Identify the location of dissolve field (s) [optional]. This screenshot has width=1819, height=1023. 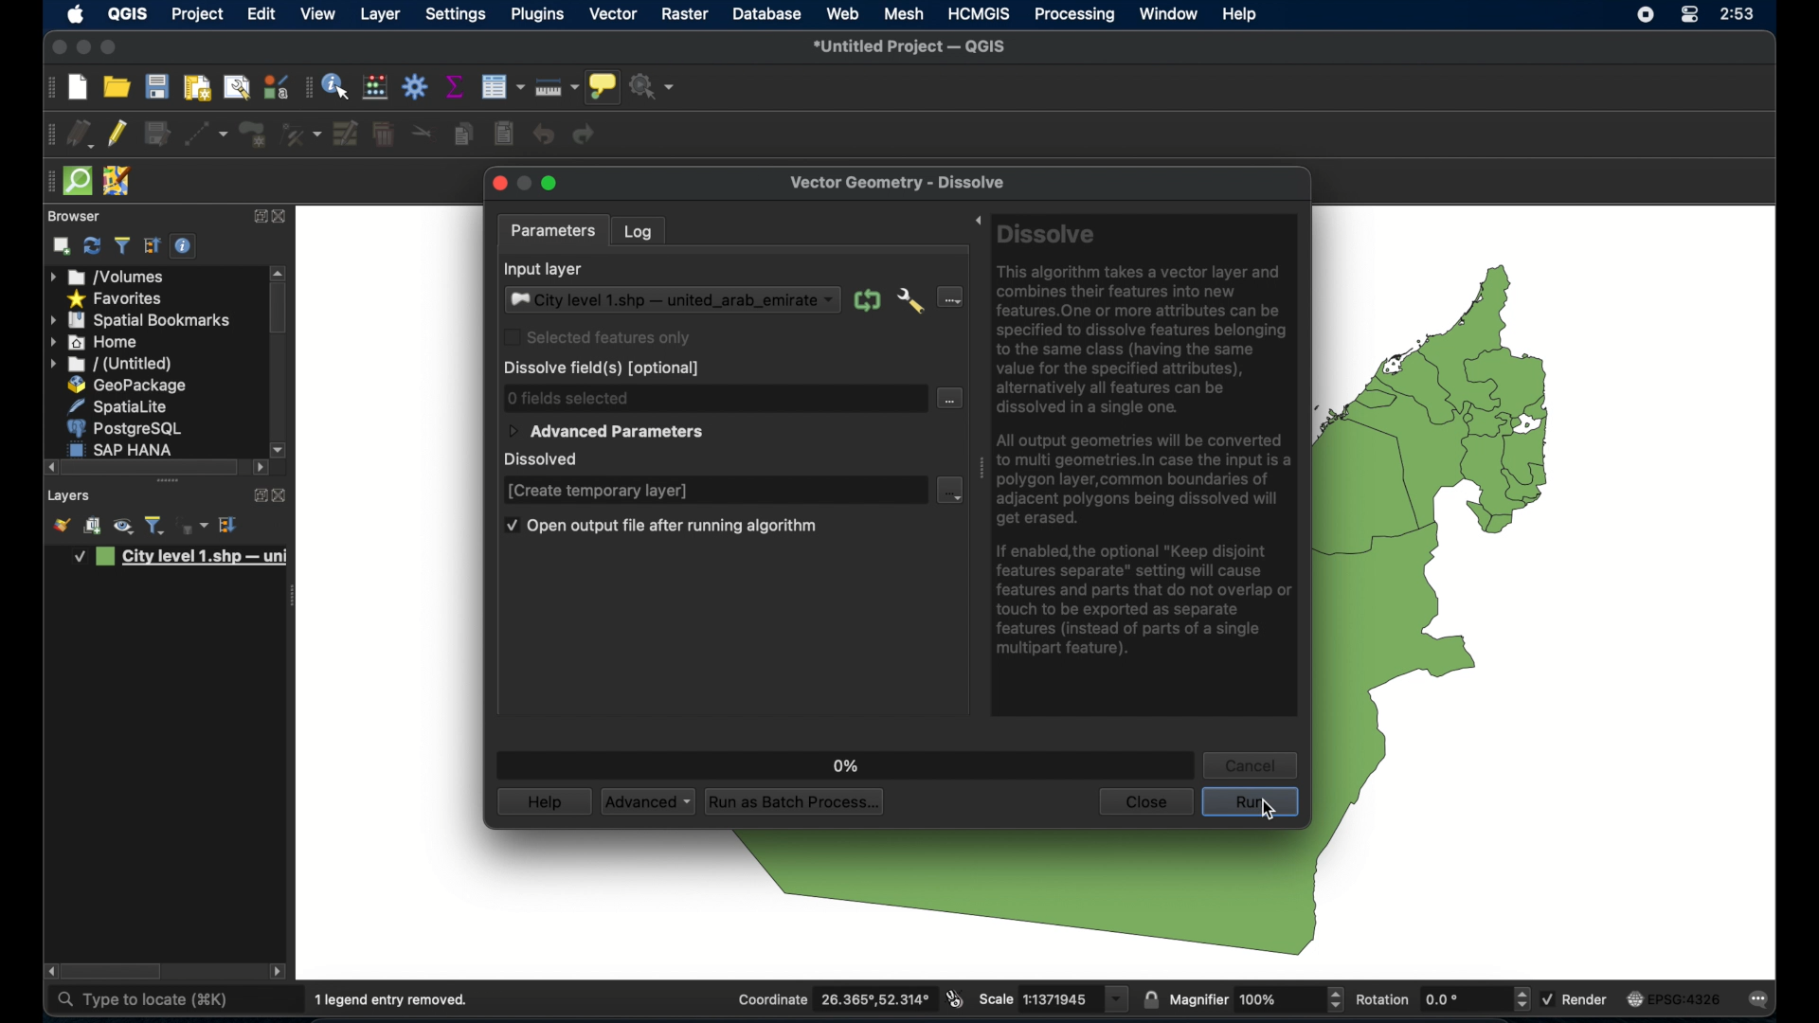
(604, 368).